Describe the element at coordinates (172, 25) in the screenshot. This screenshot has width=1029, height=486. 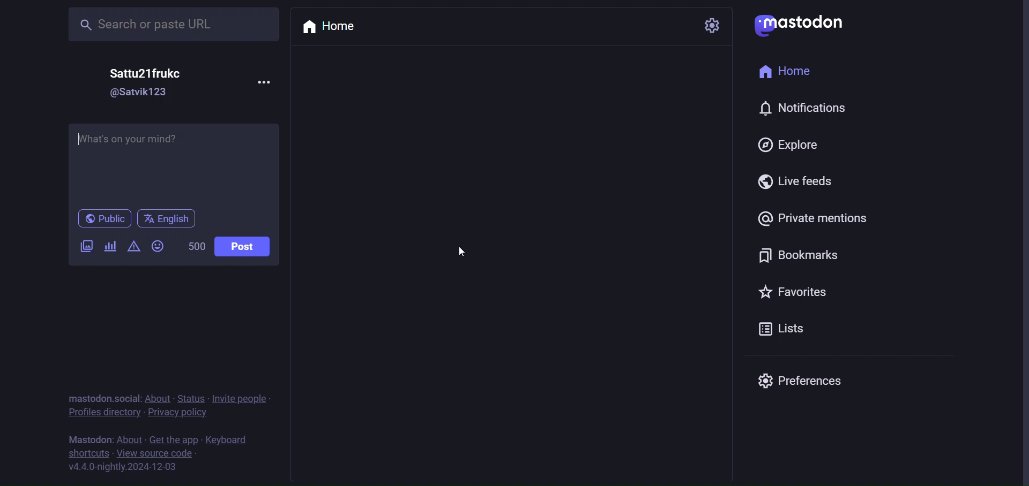
I see `search` at that location.